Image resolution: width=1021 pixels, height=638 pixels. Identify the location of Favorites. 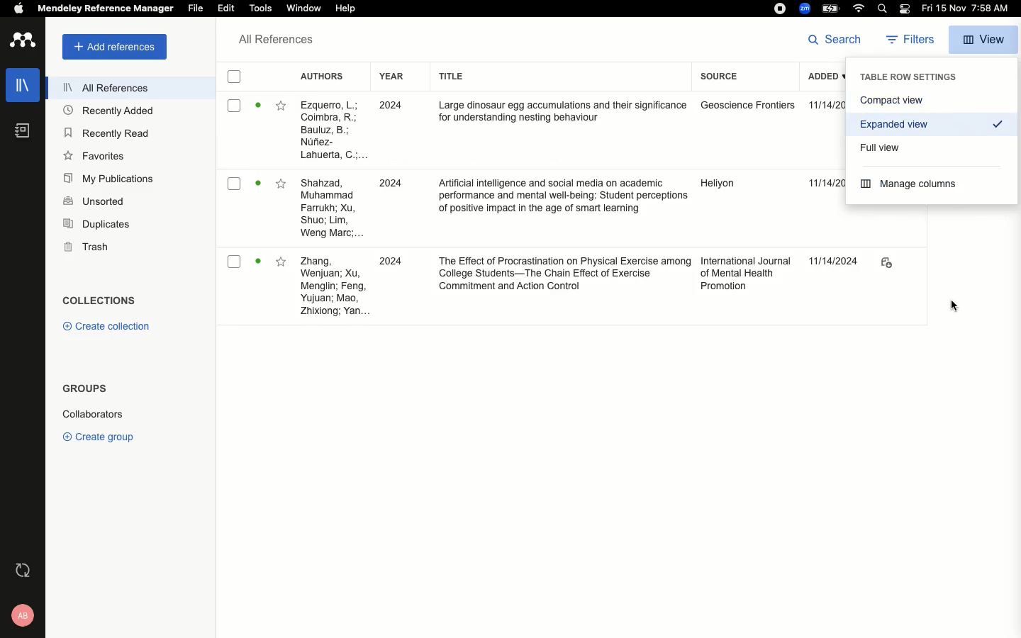
(281, 262).